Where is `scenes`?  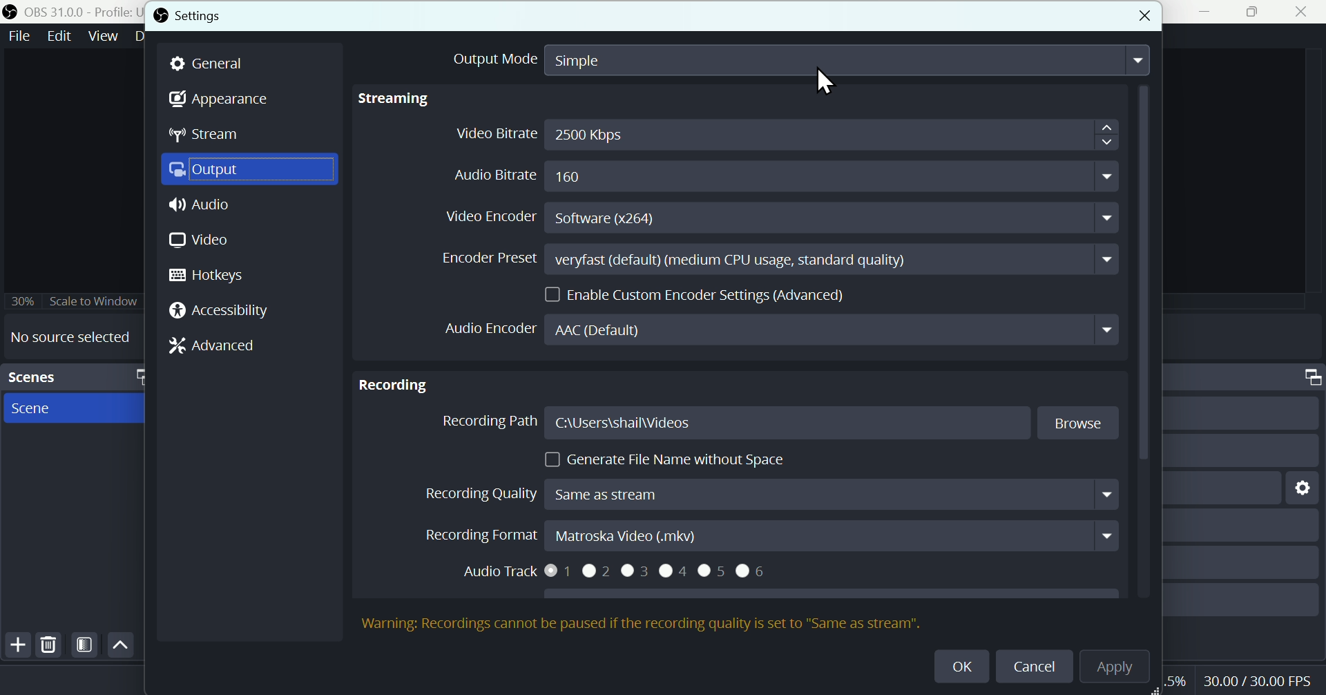 scenes is located at coordinates (72, 377).